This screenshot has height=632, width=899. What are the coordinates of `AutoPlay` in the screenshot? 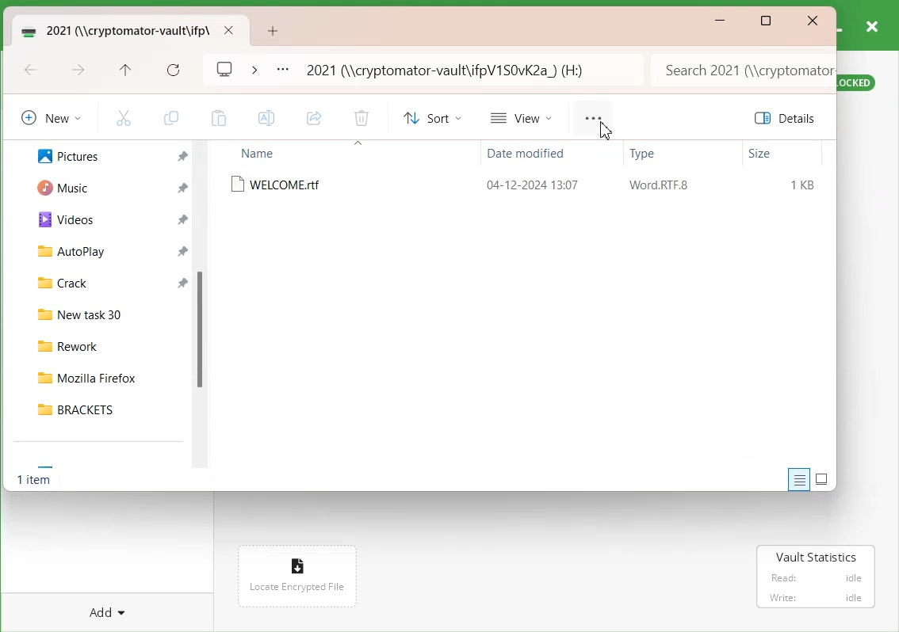 It's located at (63, 251).